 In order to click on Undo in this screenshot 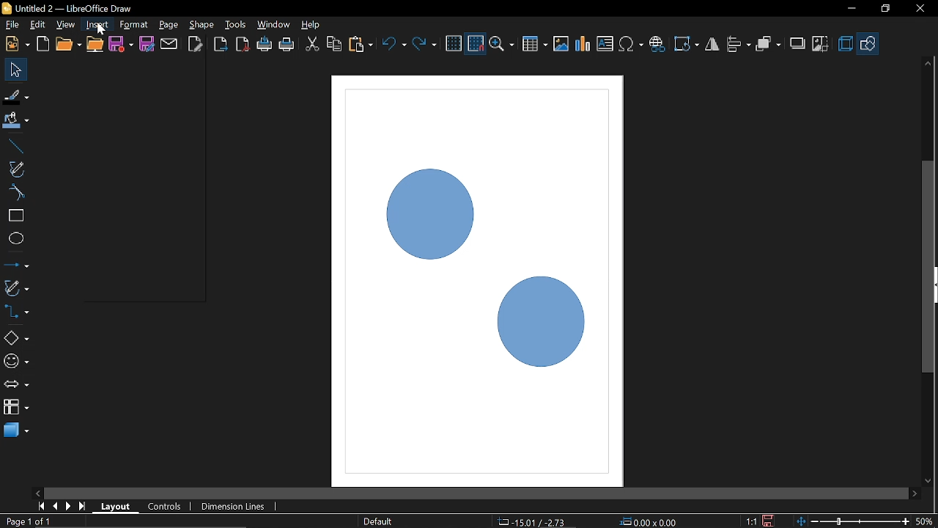, I will do `click(395, 45)`.